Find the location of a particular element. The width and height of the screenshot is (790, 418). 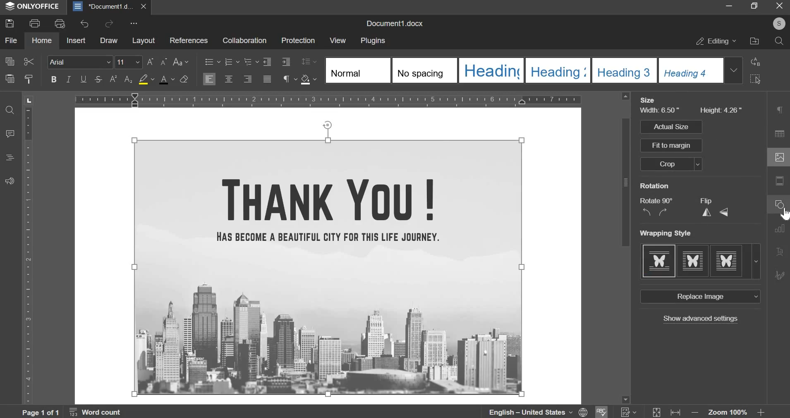

font size is located at coordinates (129, 62).